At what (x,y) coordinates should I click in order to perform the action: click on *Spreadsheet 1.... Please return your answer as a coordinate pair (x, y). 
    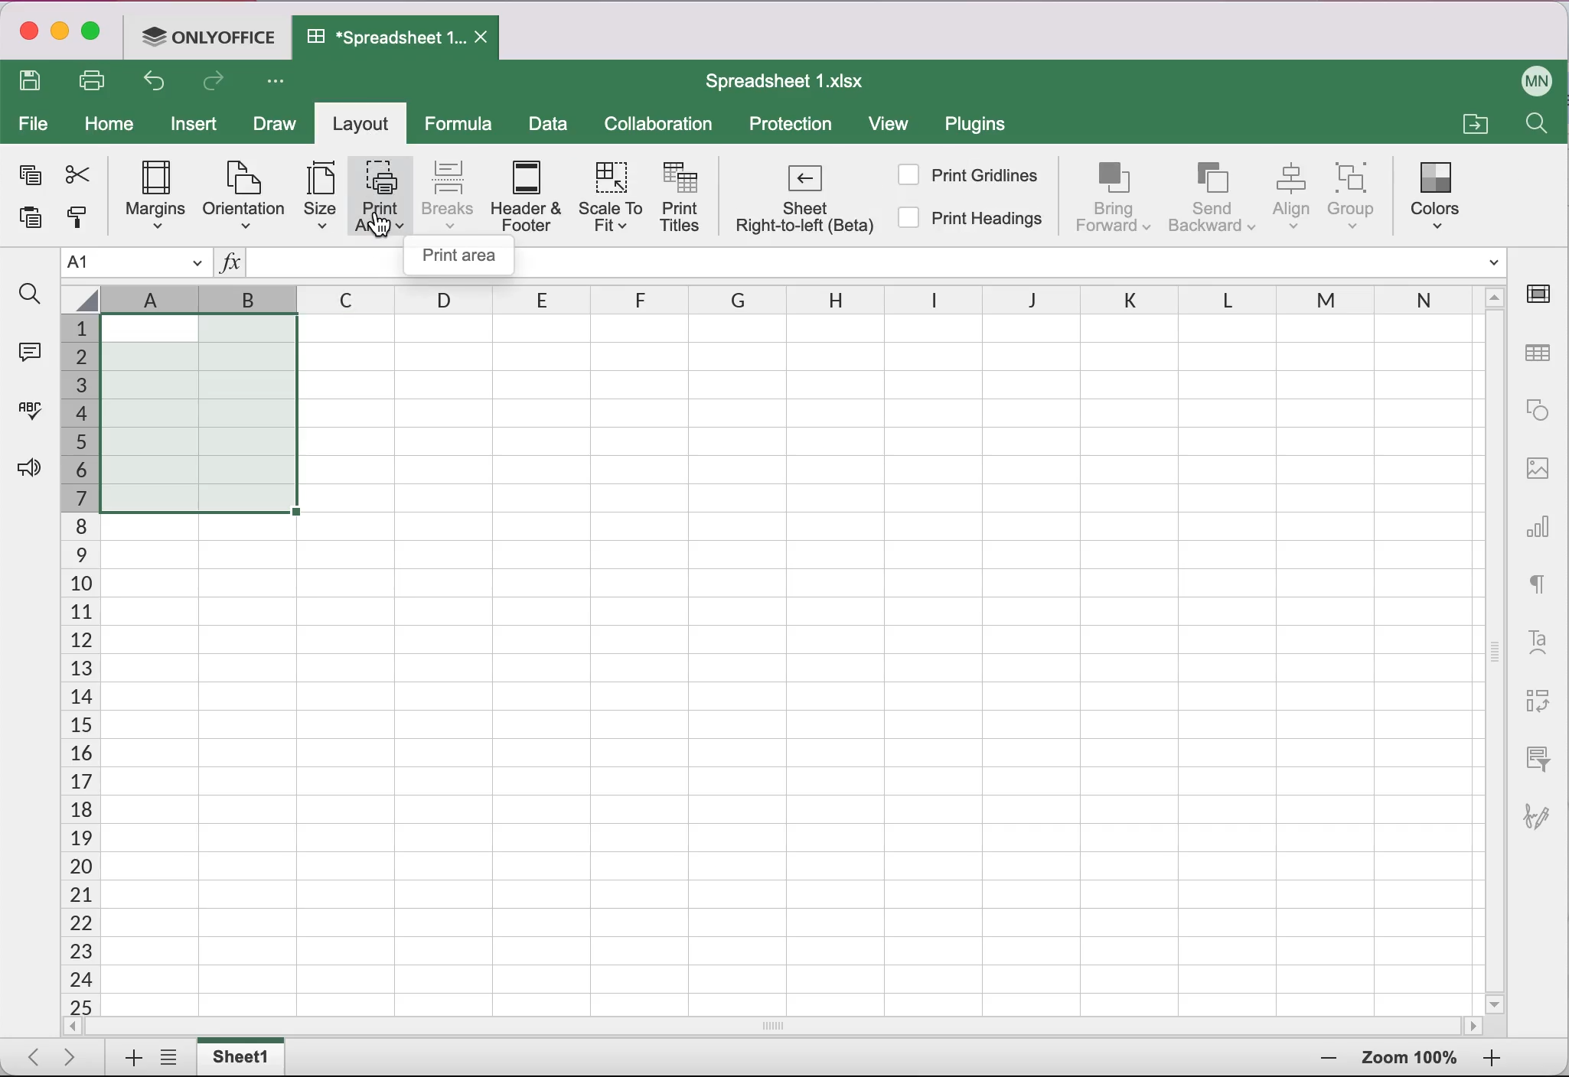
    Looking at the image, I should click on (379, 37).